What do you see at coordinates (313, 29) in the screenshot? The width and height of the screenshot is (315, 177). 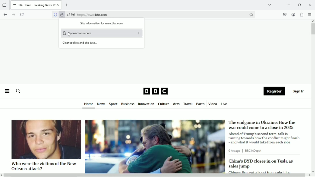 I see `Vertical scrollbar` at bounding box center [313, 29].